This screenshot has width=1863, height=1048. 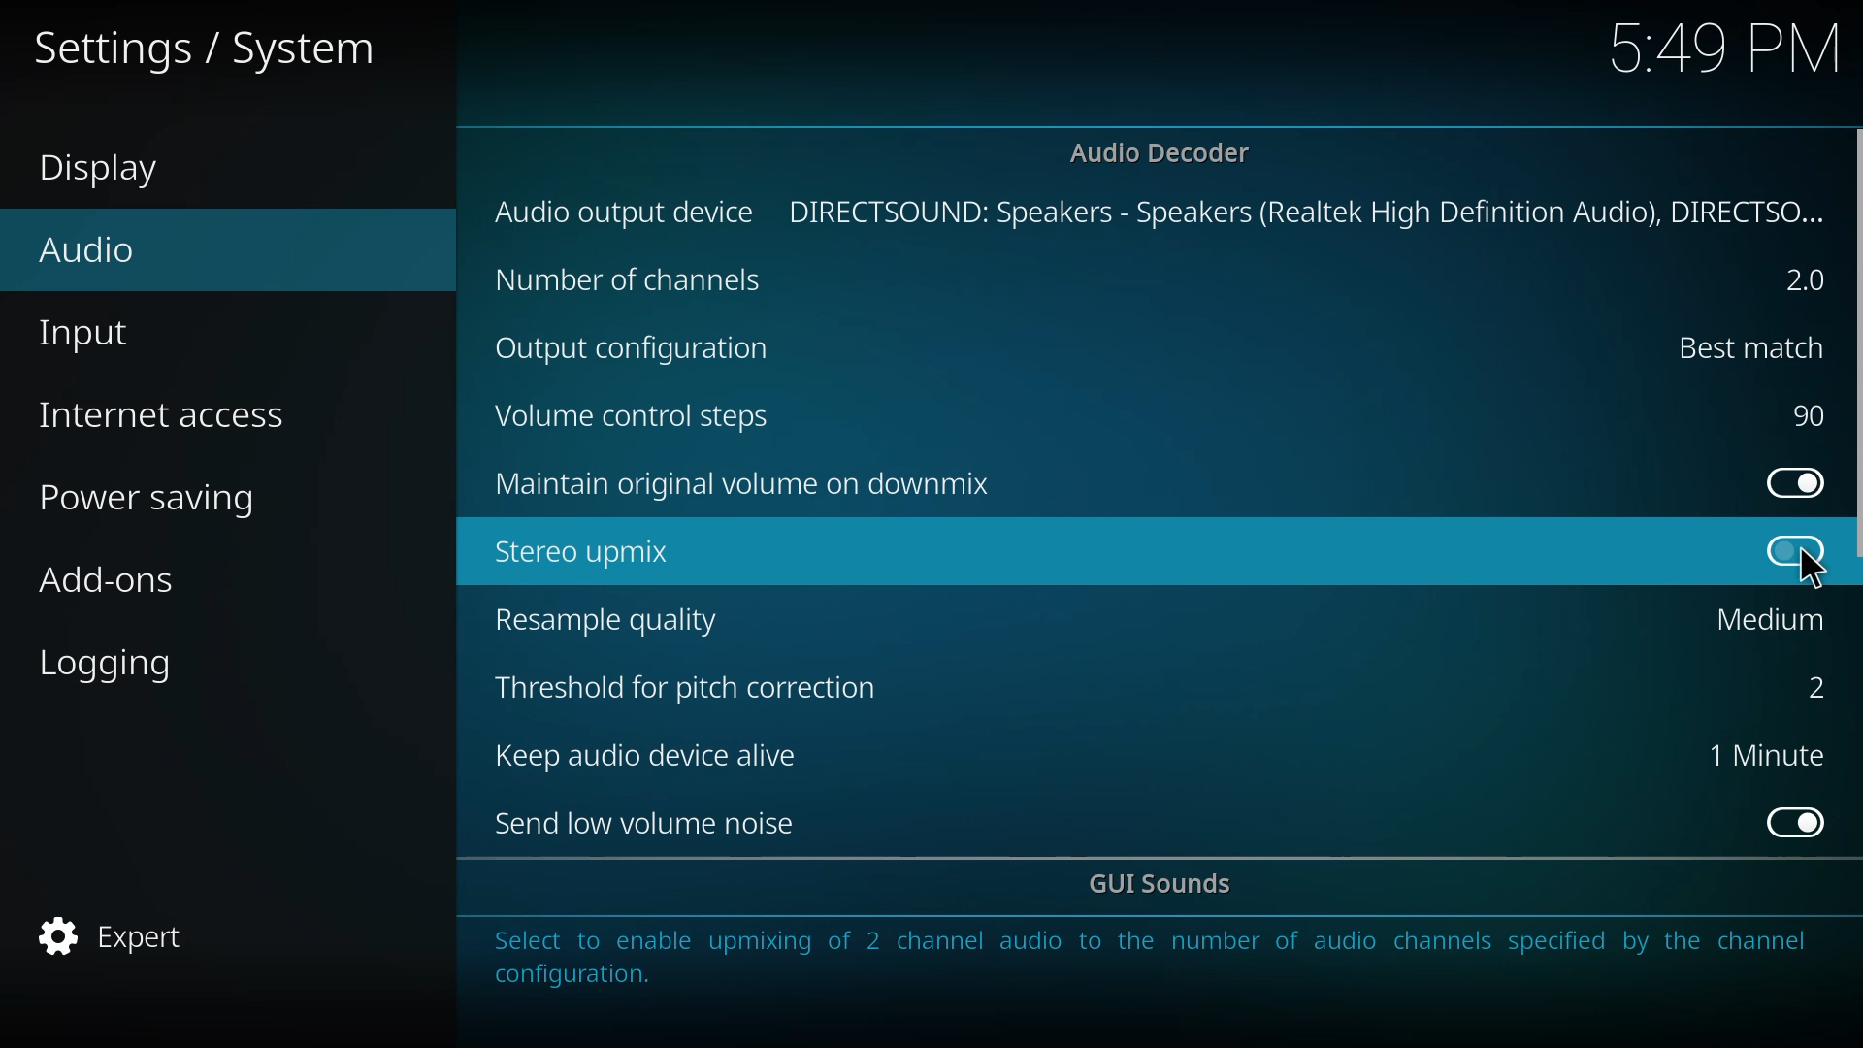 What do you see at coordinates (642, 348) in the screenshot?
I see `output cofig` at bounding box center [642, 348].